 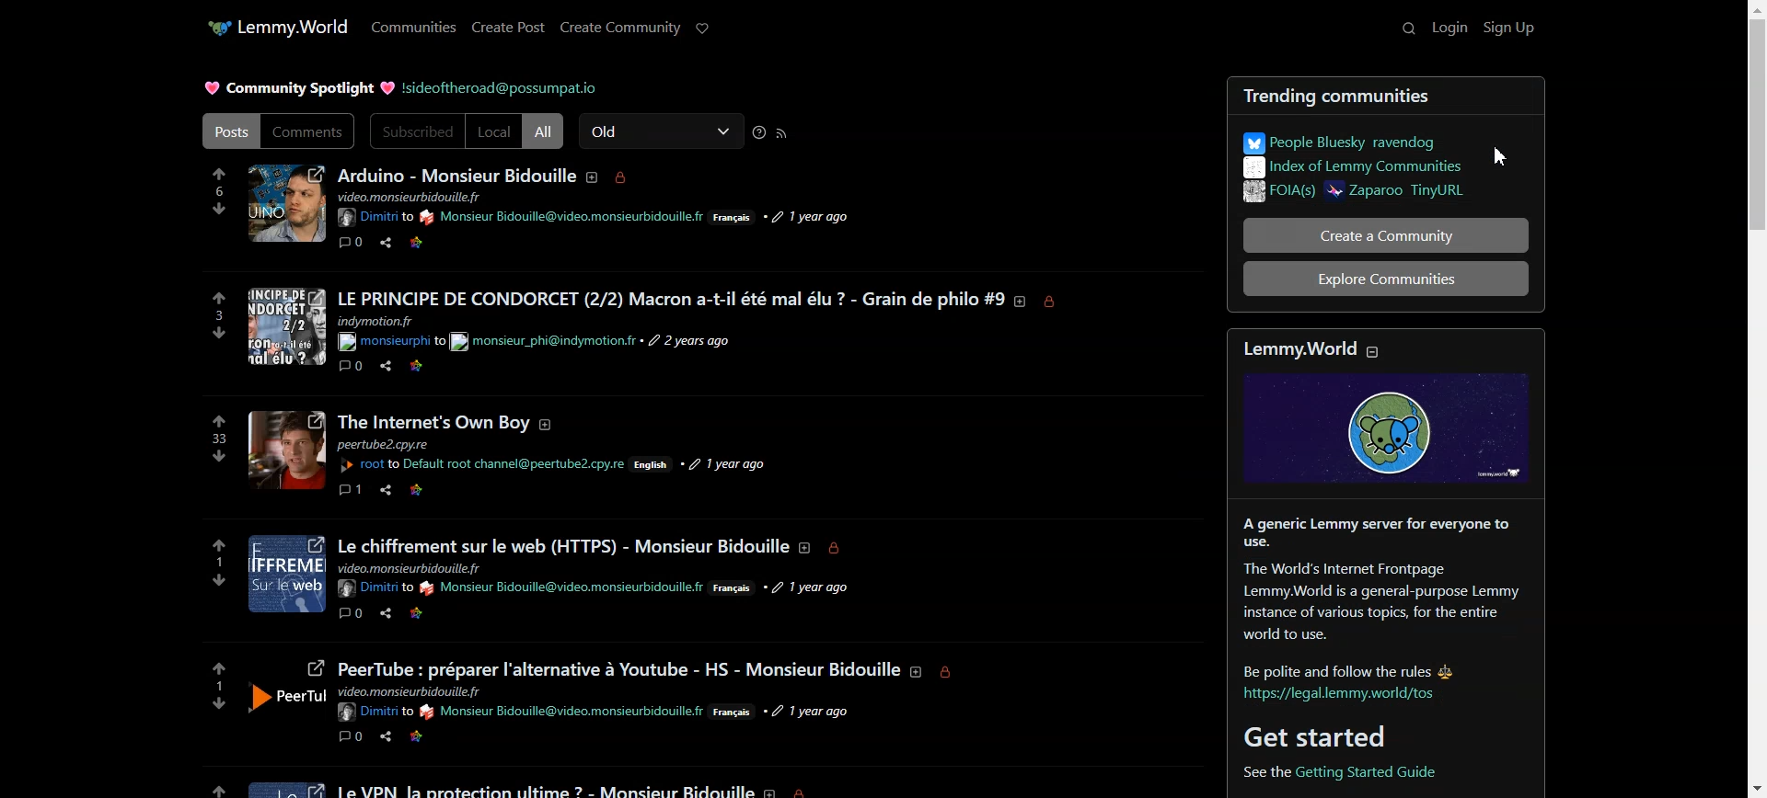 What do you see at coordinates (418, 615) in the screenshot?
I see `link` at bounding box center [418, 615].